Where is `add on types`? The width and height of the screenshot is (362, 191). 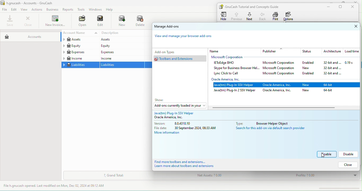
add on types is located at coordinates (173, 52).